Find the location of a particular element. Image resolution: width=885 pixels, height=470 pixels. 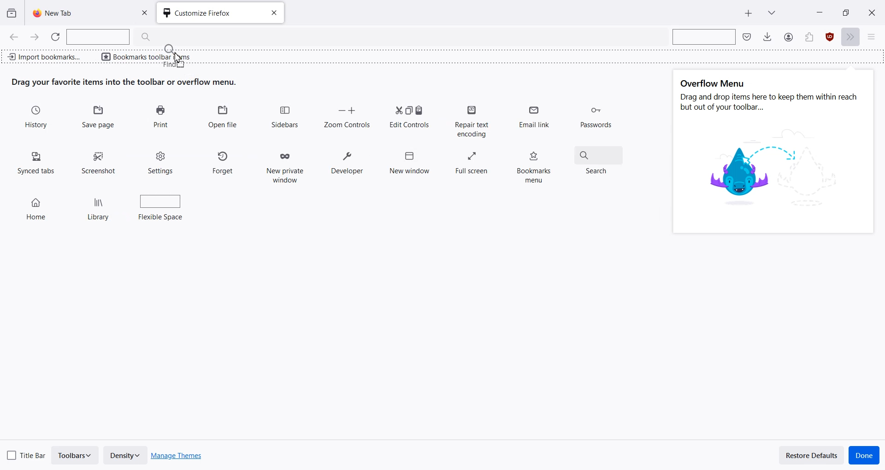

Home is located at coordinates (38, 205).